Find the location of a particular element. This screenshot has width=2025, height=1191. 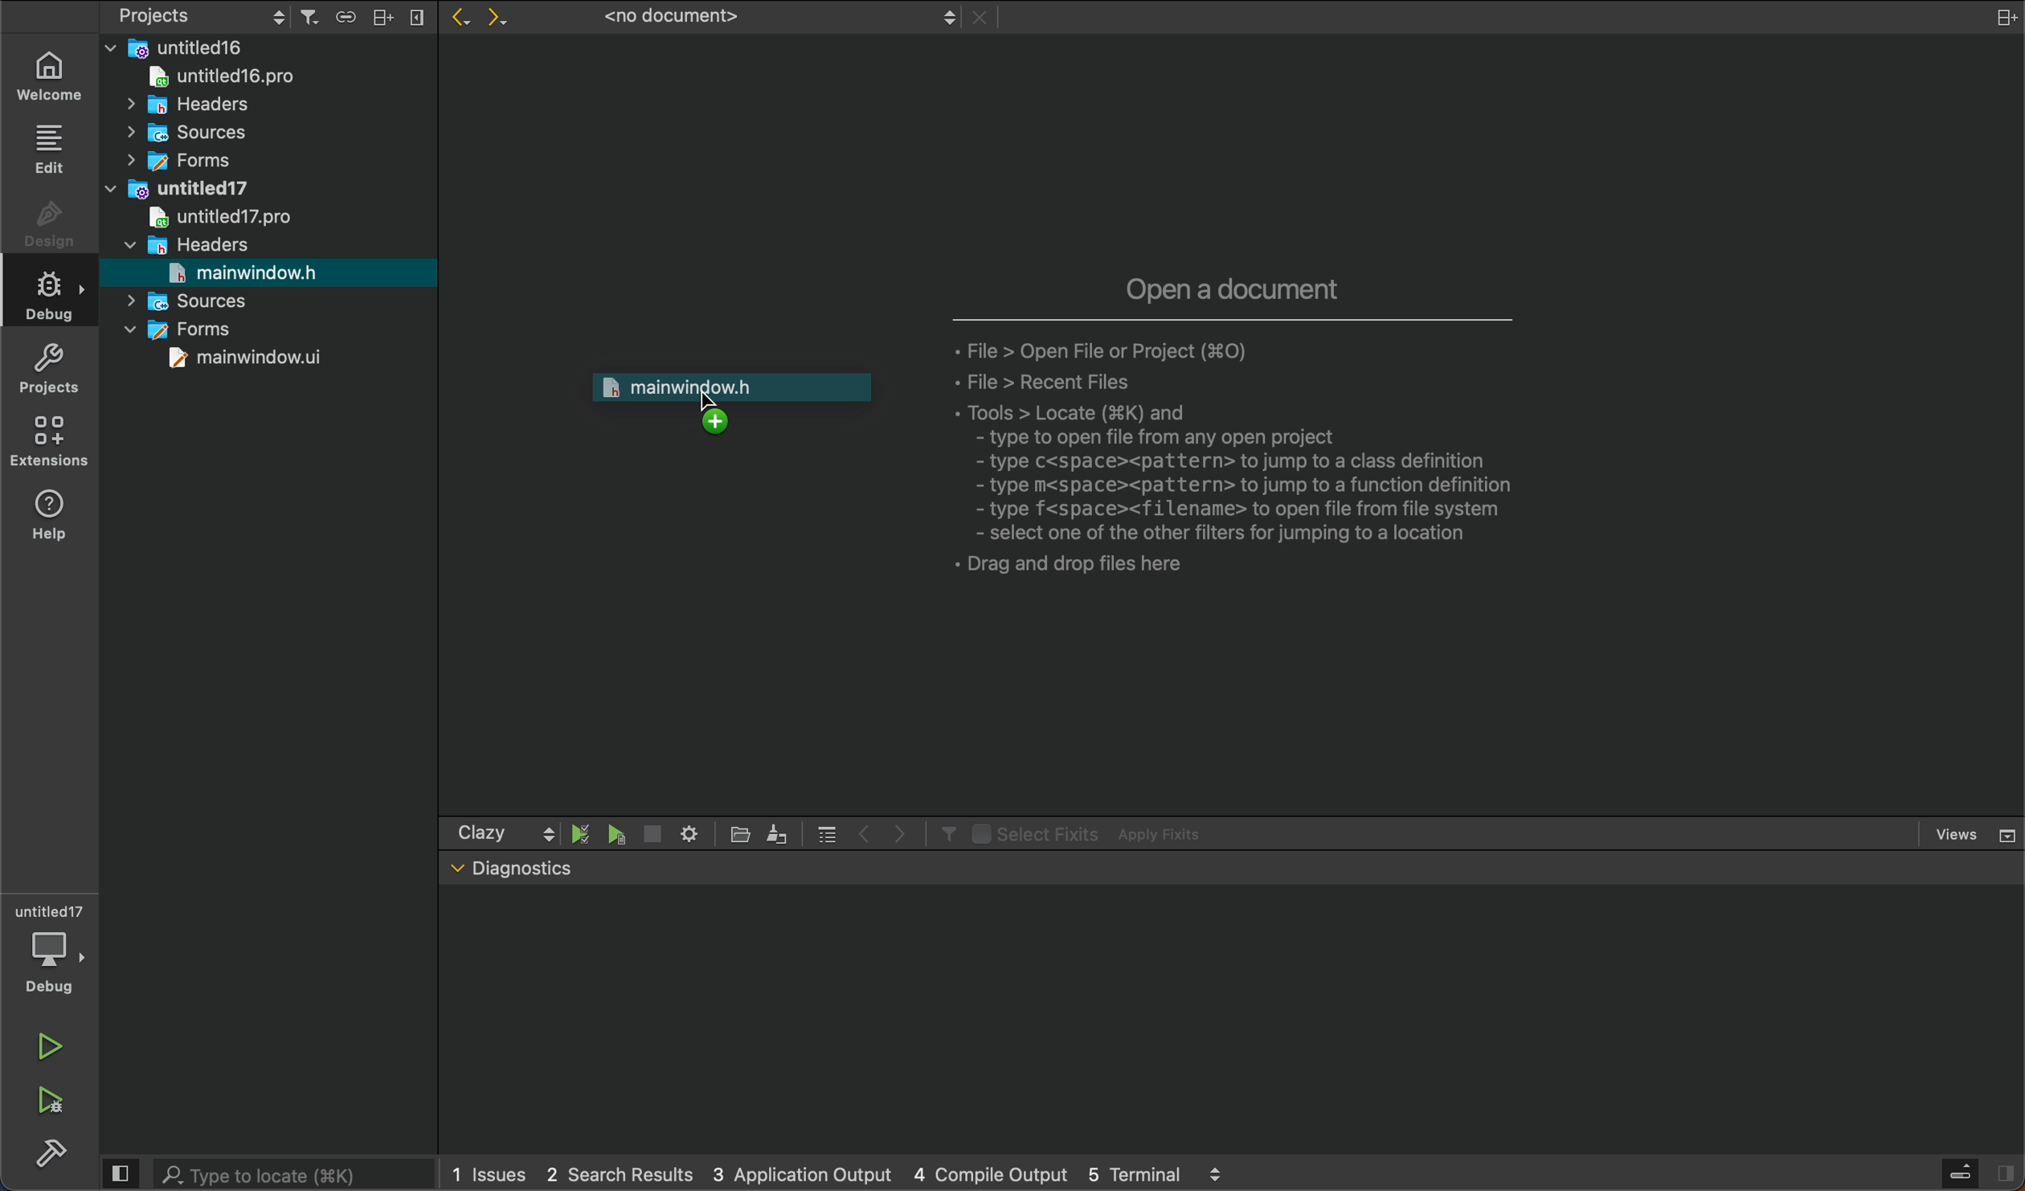

mainwindow.h is located at coordinates (733, 401).